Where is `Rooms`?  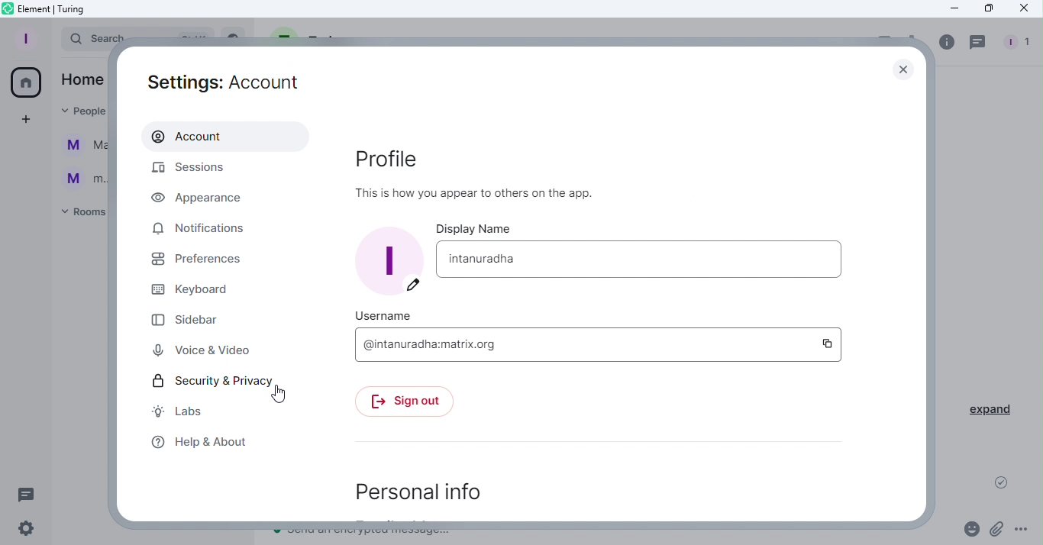
Rooms is located at coordinates (81, 214).